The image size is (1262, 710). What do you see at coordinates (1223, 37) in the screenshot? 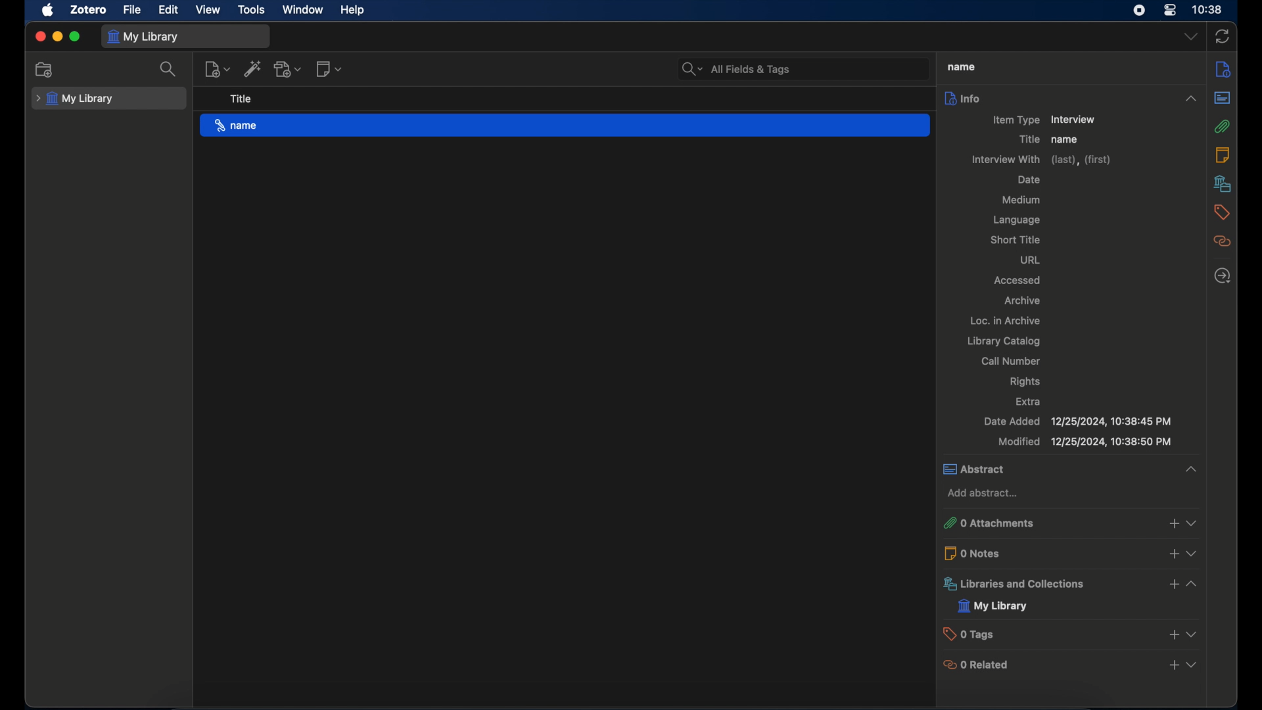
I see `sync` at bounding box center [1223, 37].